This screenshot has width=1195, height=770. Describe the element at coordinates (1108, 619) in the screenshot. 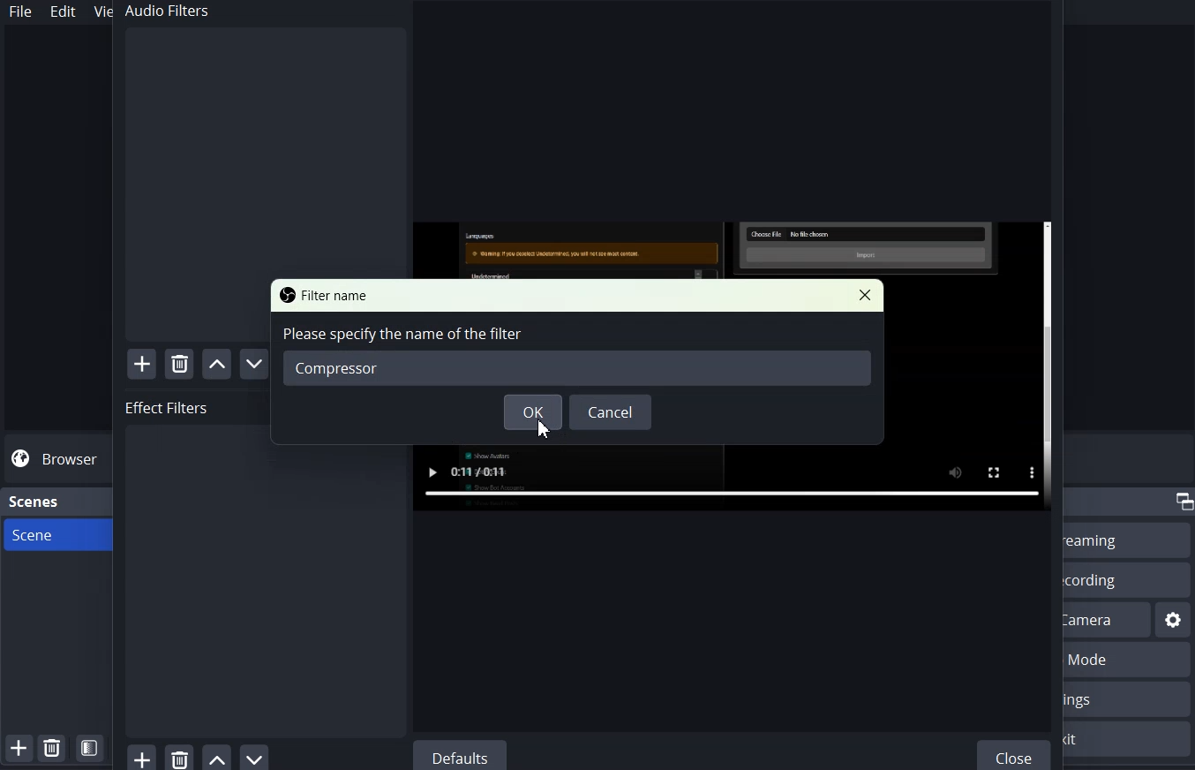

I see `Start Virtual Camera` at that location.